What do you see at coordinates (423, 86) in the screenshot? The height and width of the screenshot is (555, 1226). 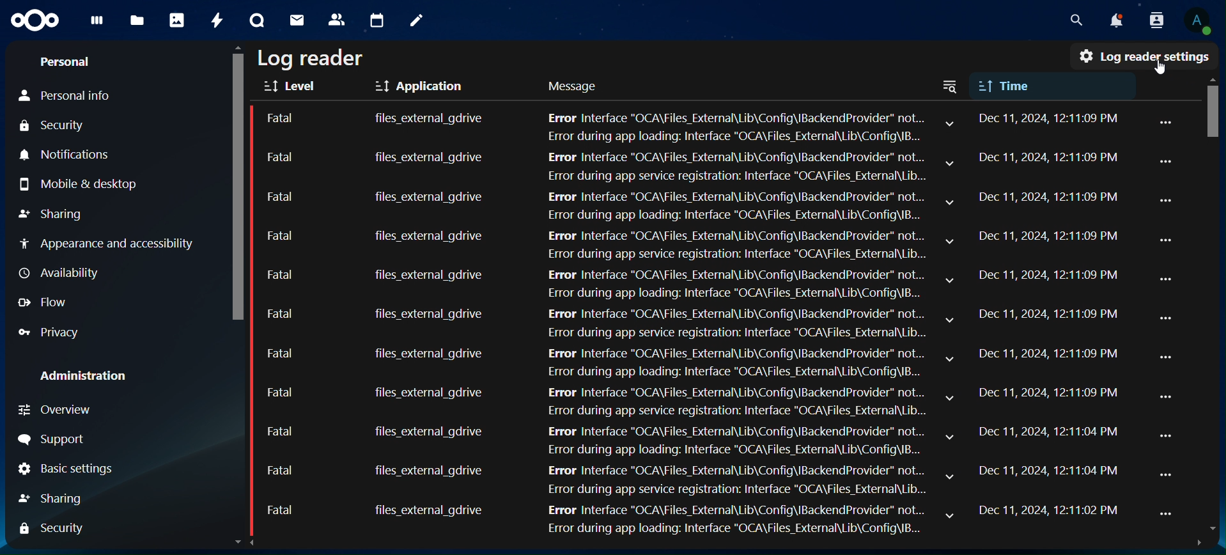 I see `application` at bounding box center [423, 86].